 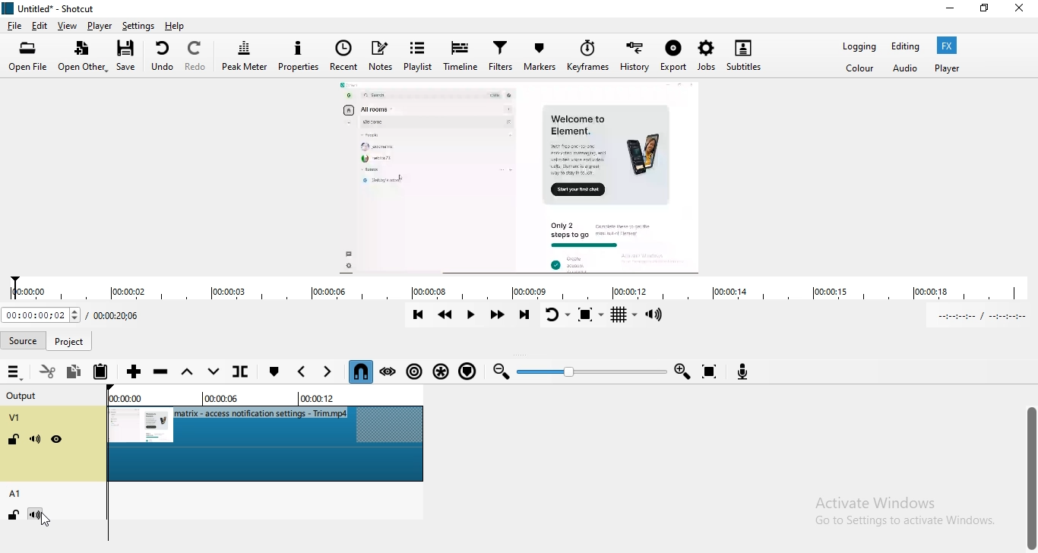 I want to click on Fx, so click(x=947, y=45).